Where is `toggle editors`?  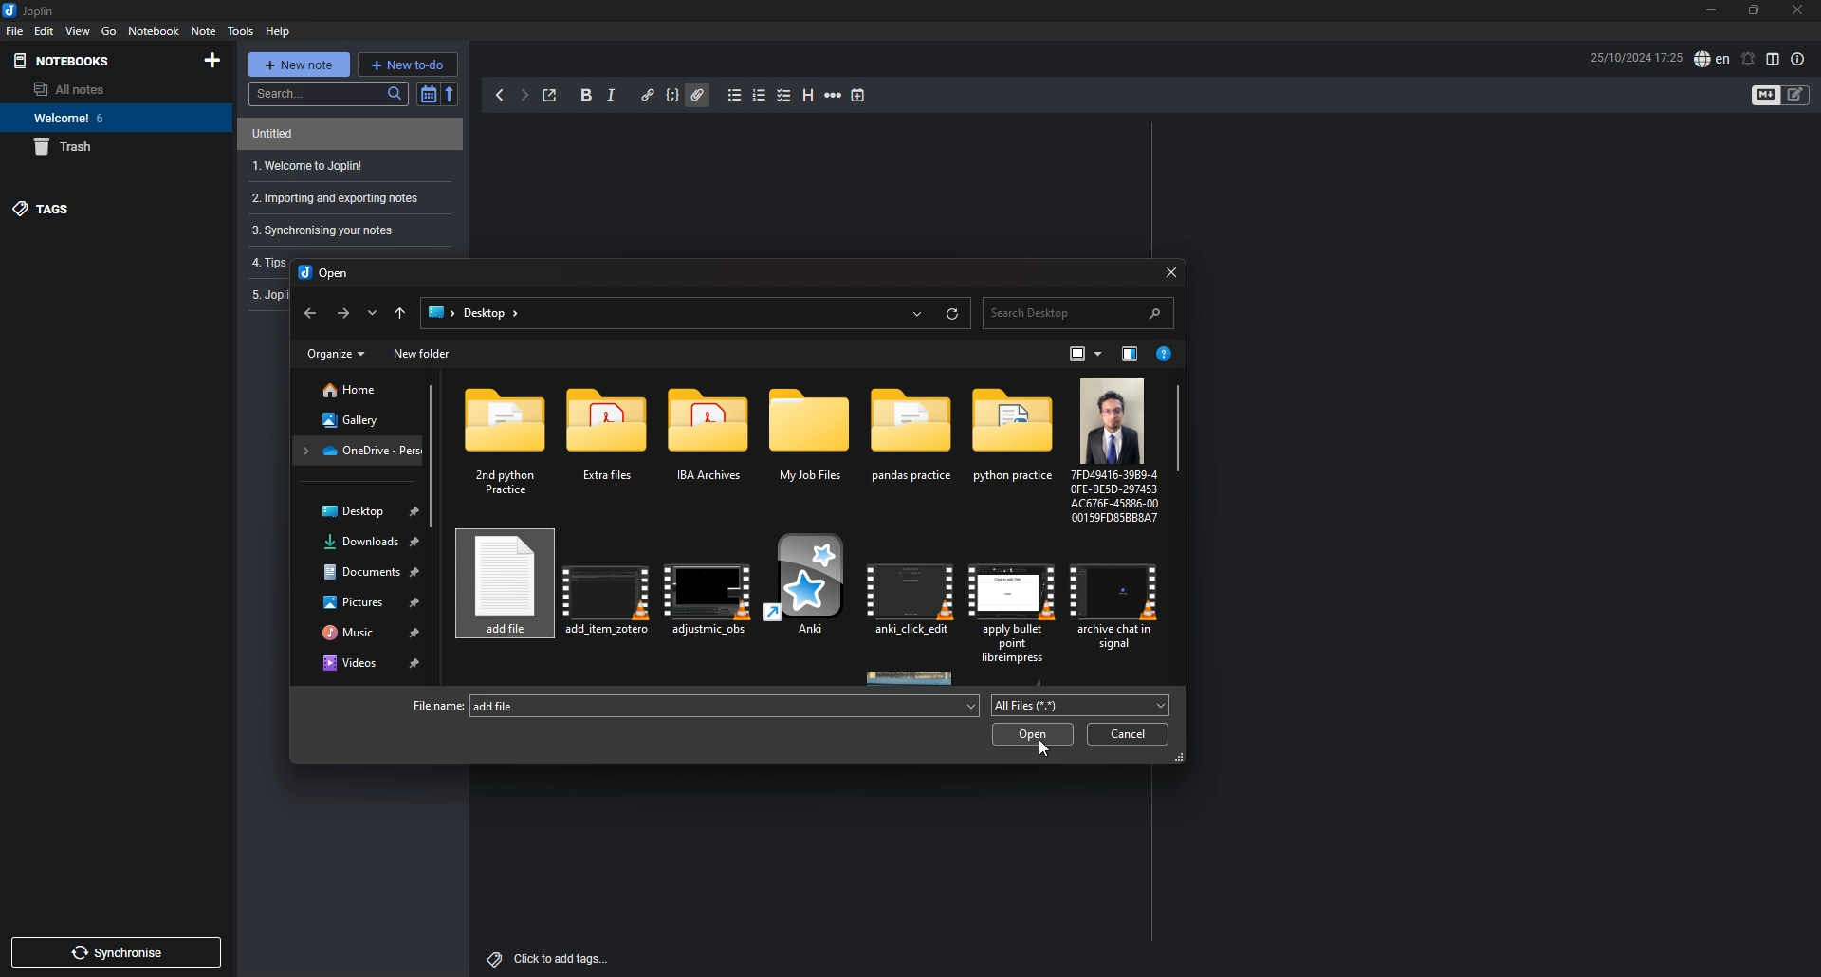 toggle editors is located at coordinates (1795, 94).